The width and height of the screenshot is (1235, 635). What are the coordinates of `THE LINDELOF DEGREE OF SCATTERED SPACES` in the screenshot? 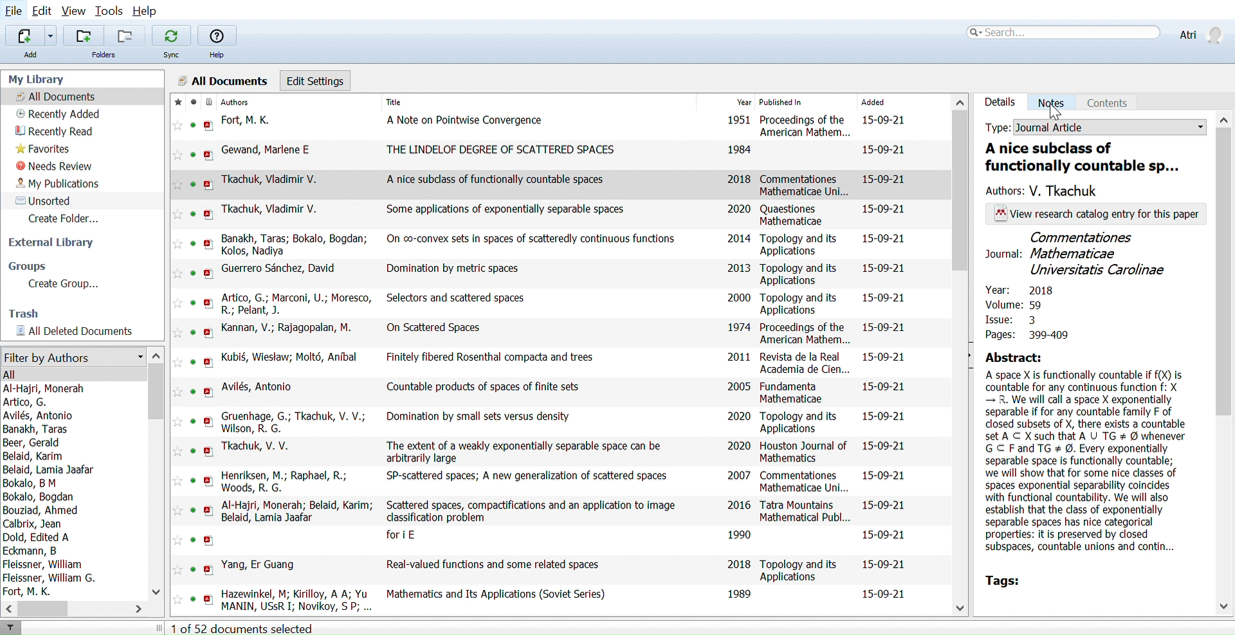 It's located at (502, 150).